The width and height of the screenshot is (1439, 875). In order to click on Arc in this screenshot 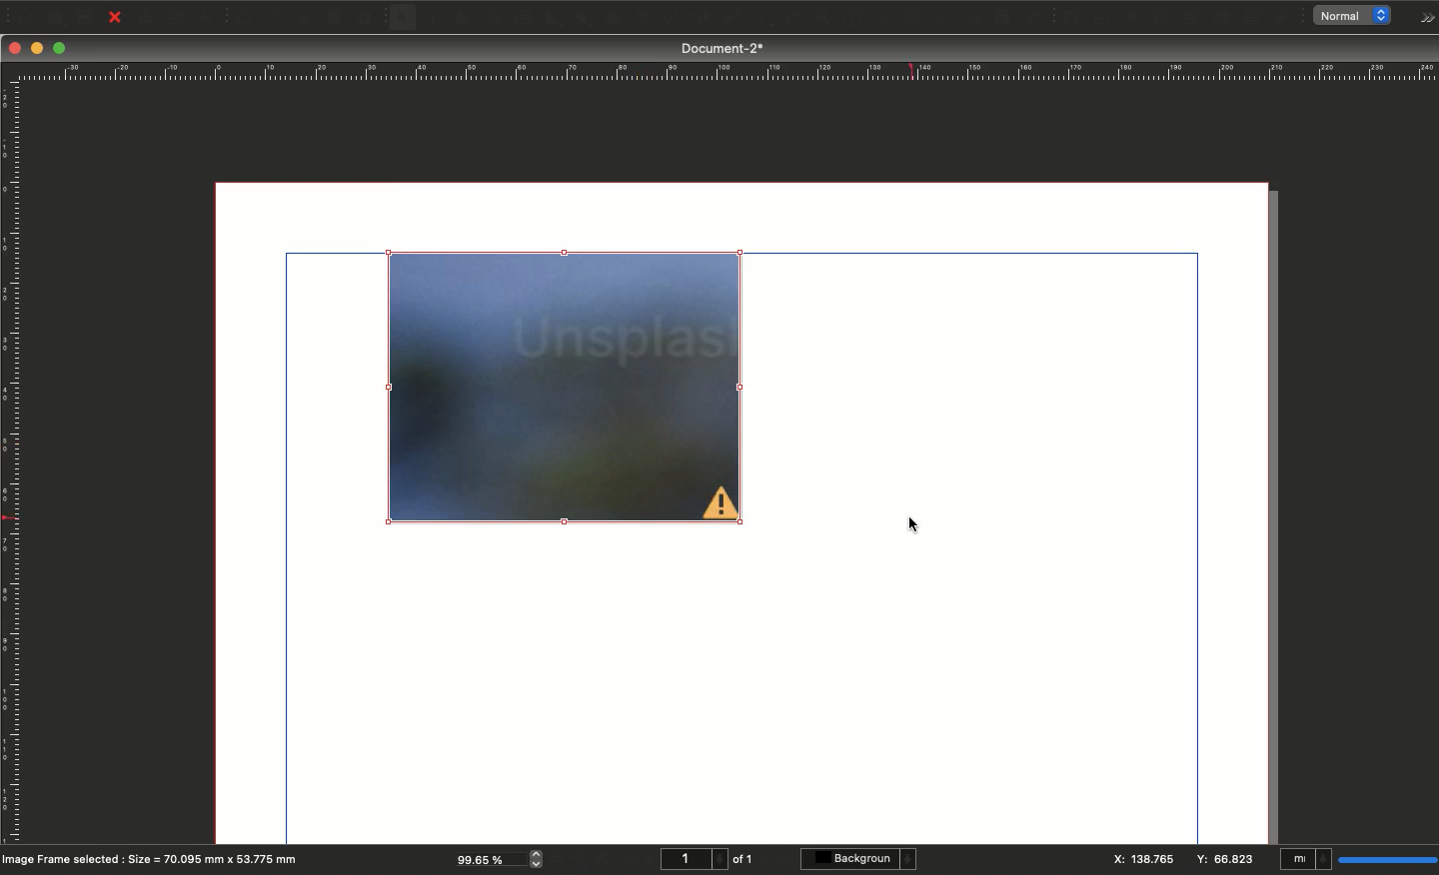, I will do `click(612, 19)`.